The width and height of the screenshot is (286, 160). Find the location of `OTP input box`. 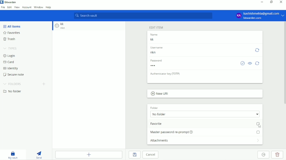

OTP input box is located at coordinates (199, 80).